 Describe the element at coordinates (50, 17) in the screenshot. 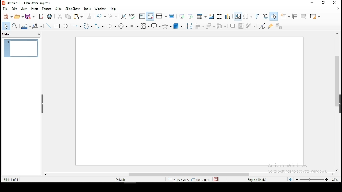

I see `print` at that location.